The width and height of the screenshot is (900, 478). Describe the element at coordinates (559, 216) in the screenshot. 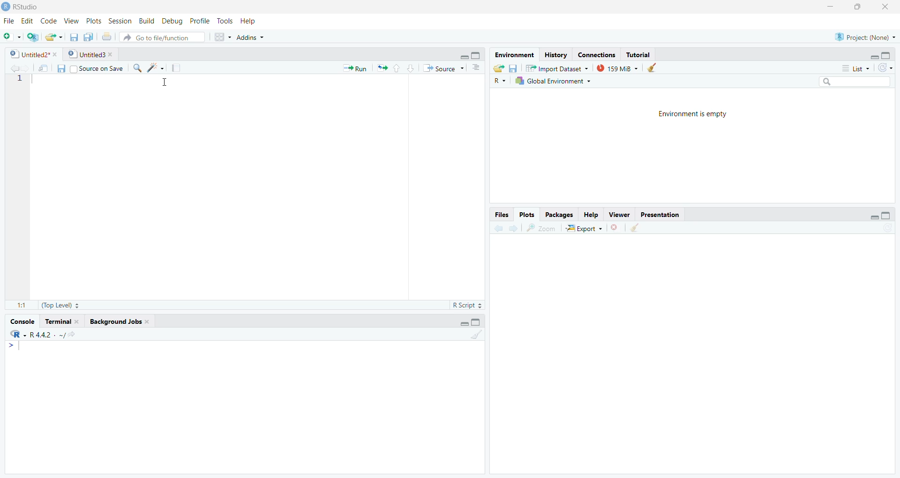

I see `Packages` at that location.